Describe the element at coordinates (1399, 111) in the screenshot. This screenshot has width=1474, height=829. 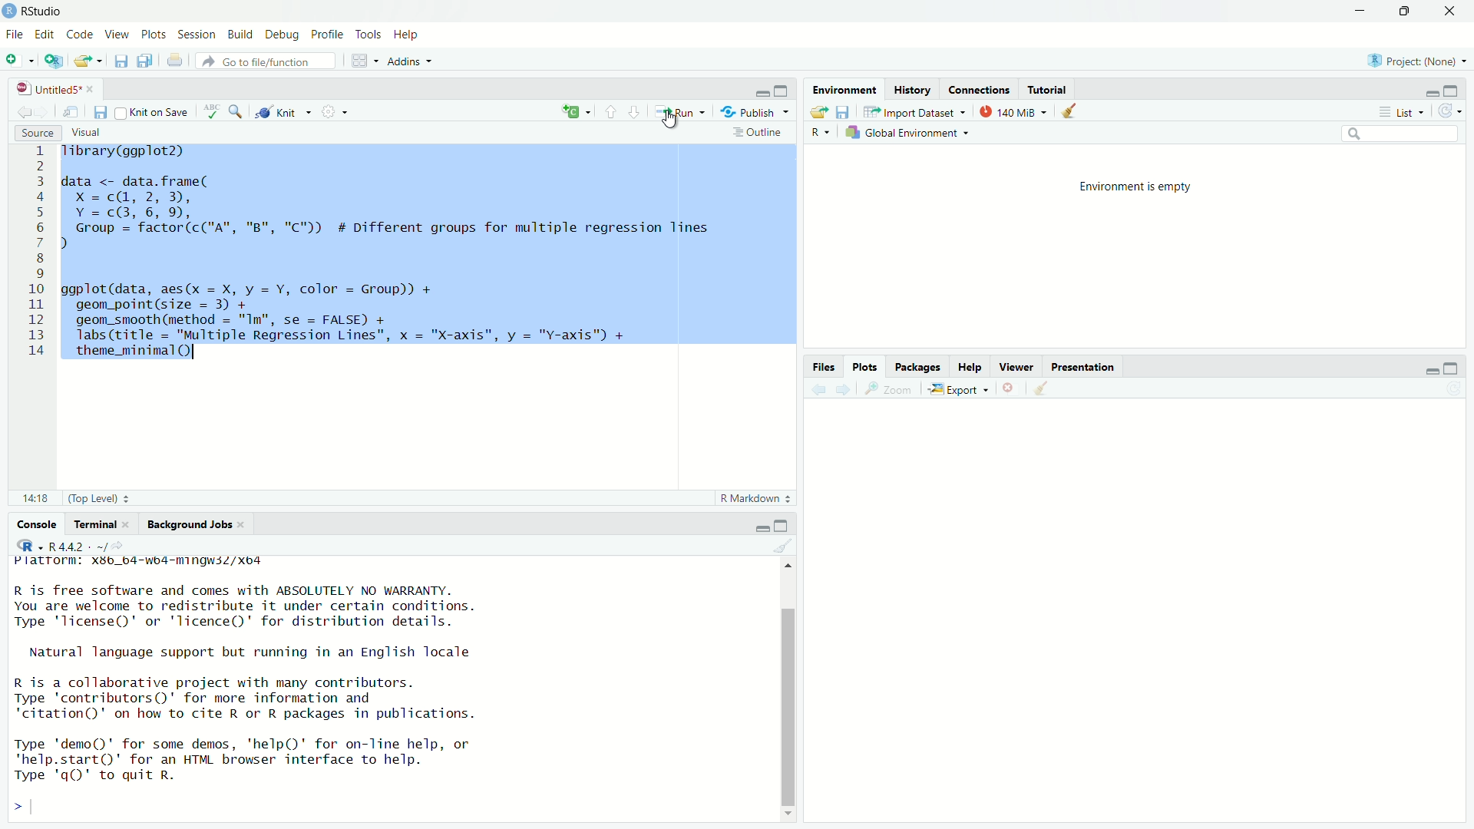
I see `List` at that location.